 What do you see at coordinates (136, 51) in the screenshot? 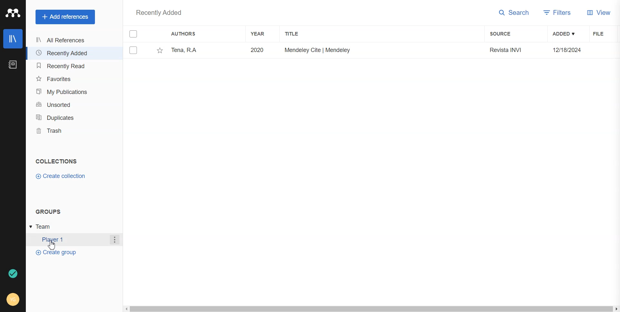
I see `Starred` at bounding box center [136, 51].